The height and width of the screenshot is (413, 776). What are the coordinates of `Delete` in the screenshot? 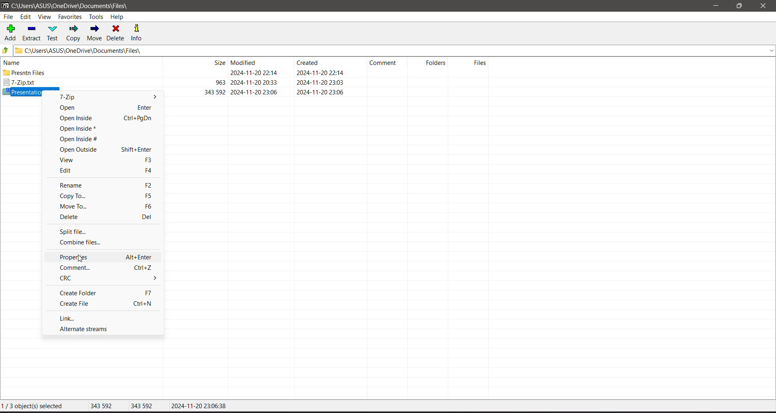 It's located at (103, 218).